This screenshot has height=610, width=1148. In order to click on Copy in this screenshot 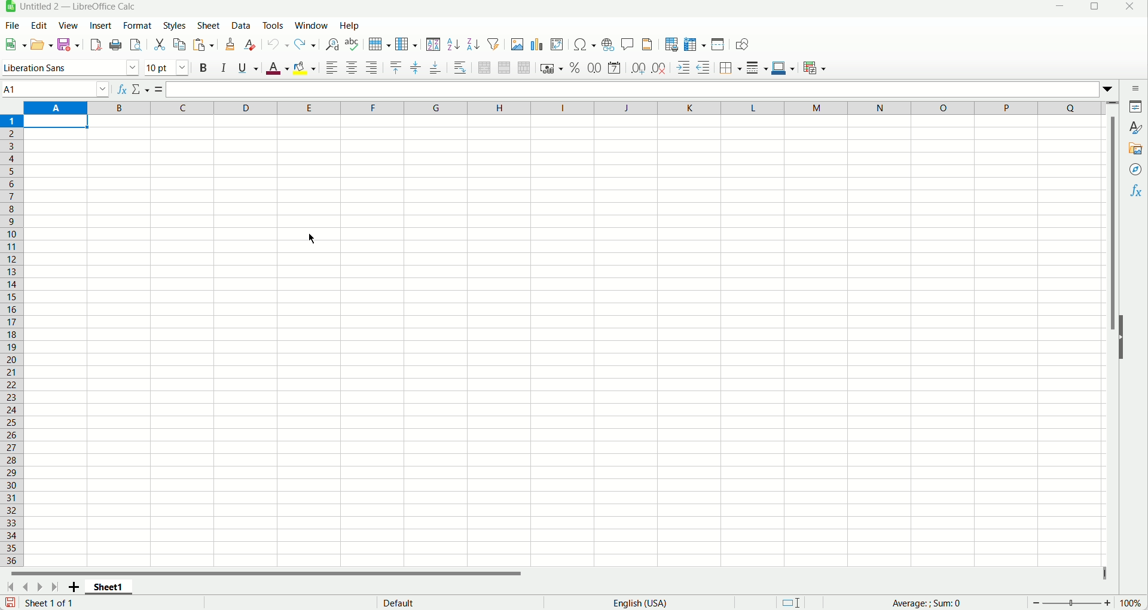, I will do `click(180, 44)`.